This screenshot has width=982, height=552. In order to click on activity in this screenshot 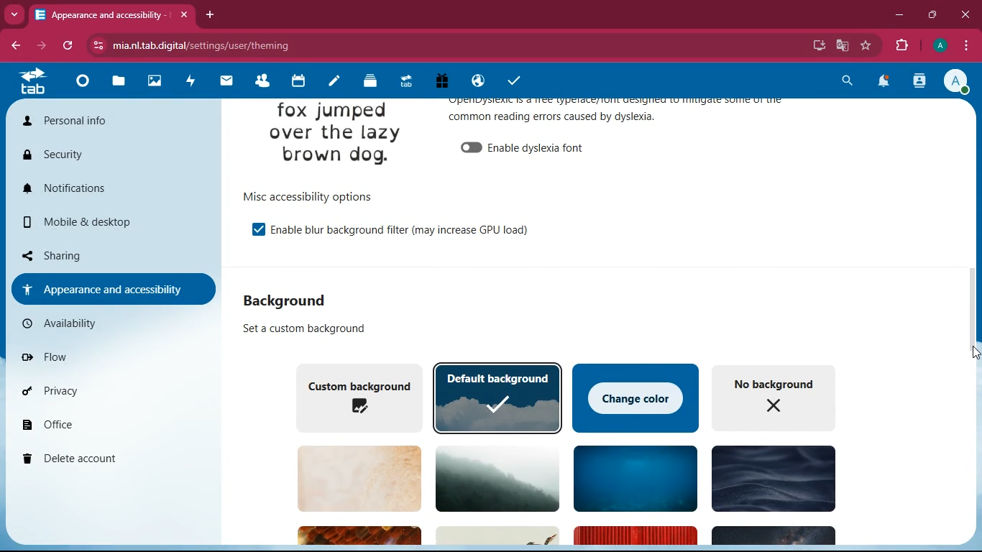, I will do `click(191, 82)`.